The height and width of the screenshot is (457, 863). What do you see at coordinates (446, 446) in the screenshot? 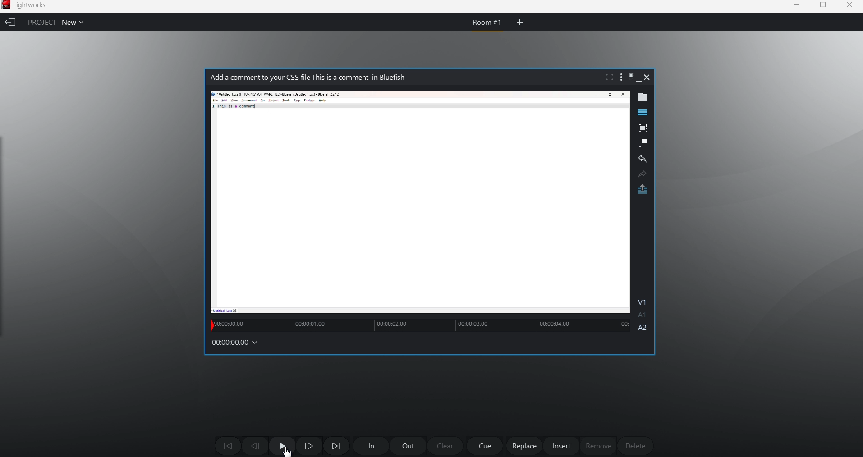
I see `clear` at bounding box center [446, 446].